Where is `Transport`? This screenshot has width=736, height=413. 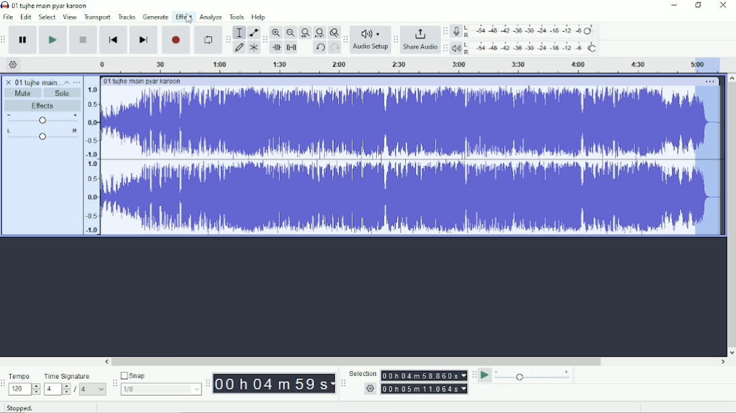 Transport is located at coordinates (97, 18).